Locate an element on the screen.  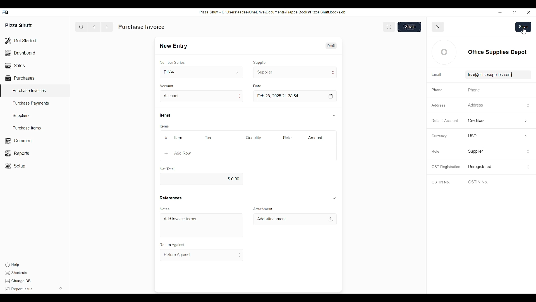
Office Supplies Depot is located at coordinates (497, 52).